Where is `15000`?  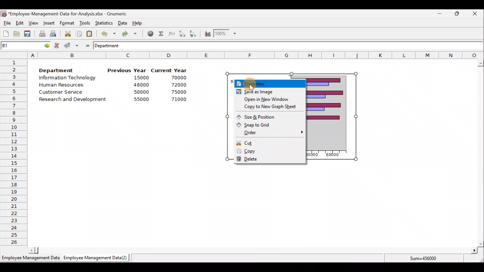
15000 is located at coordinates (139, 77).